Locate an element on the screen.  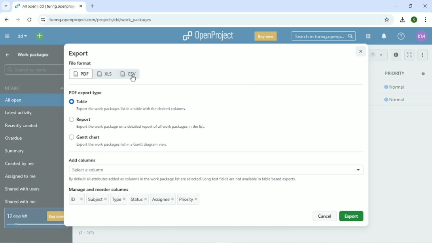
Open details view is located at coordinates (396, 55).